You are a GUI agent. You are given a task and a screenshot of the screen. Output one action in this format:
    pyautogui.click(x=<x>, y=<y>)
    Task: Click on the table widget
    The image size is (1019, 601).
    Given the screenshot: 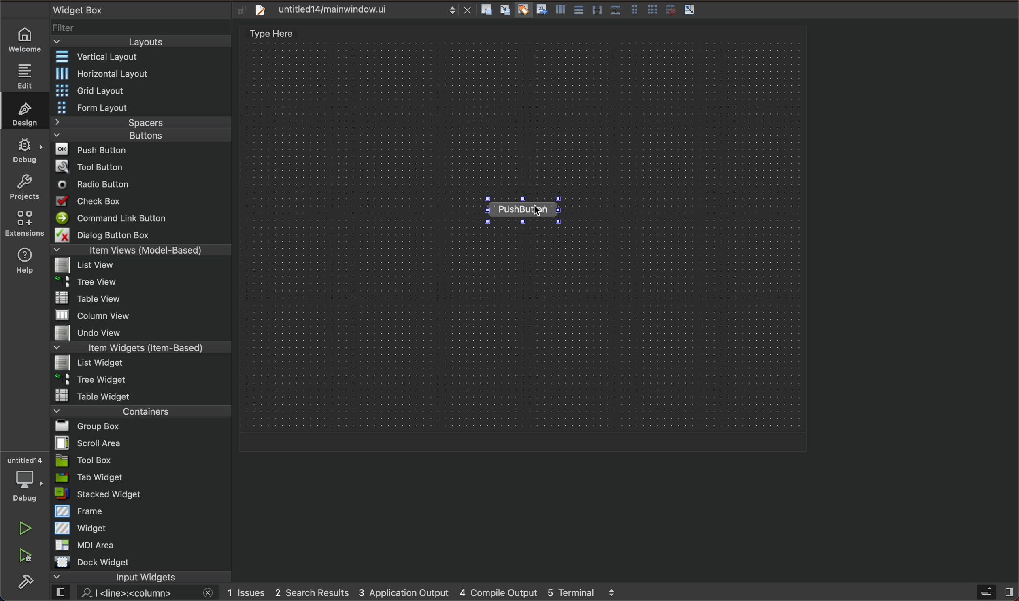 What is the action you would take?
    pyautogui.click(x=143, y=396)
    